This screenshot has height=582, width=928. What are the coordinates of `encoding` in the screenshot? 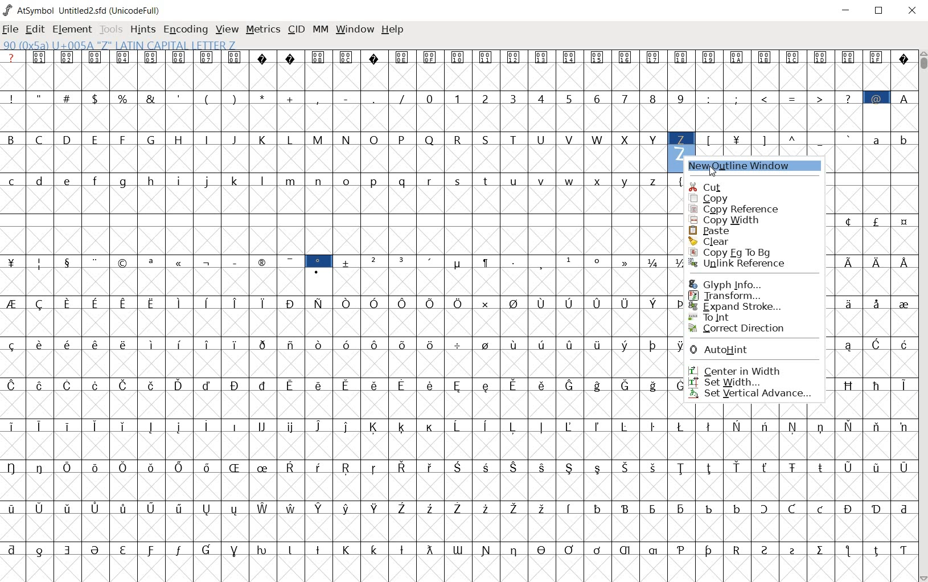 It's located at (184, 30).